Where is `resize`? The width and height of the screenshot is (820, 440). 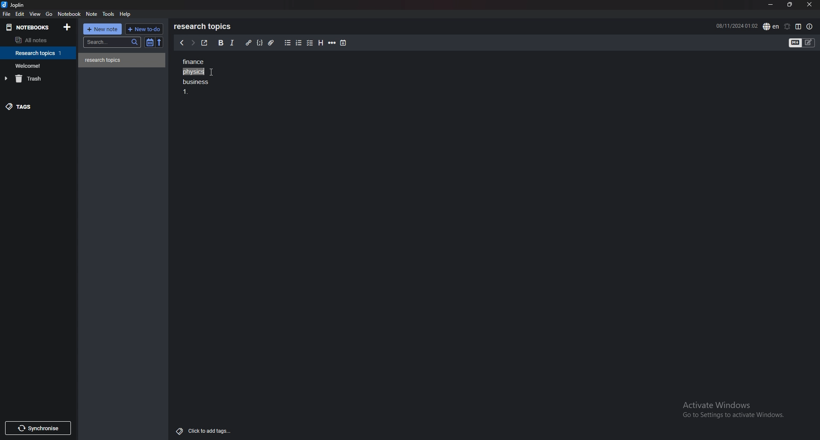 resize is located at coordinates (789, 4).